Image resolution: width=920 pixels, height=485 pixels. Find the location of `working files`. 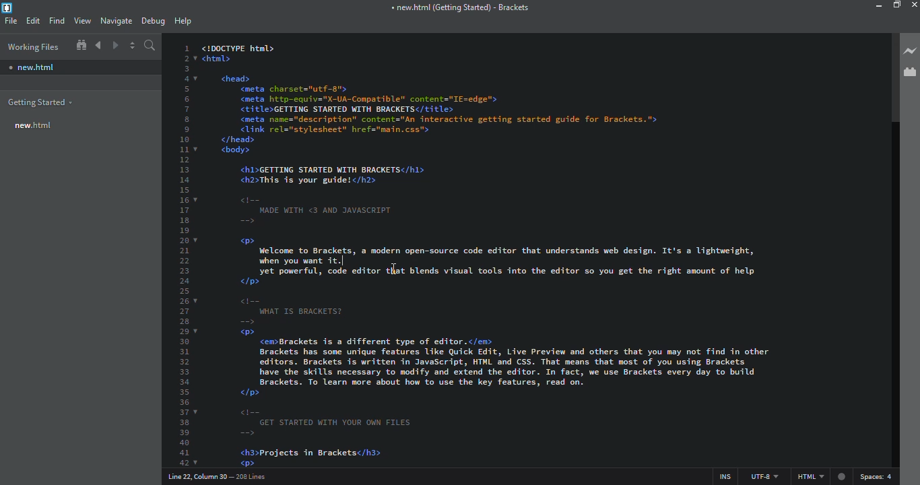

working files is located at coordinates (35, 47).